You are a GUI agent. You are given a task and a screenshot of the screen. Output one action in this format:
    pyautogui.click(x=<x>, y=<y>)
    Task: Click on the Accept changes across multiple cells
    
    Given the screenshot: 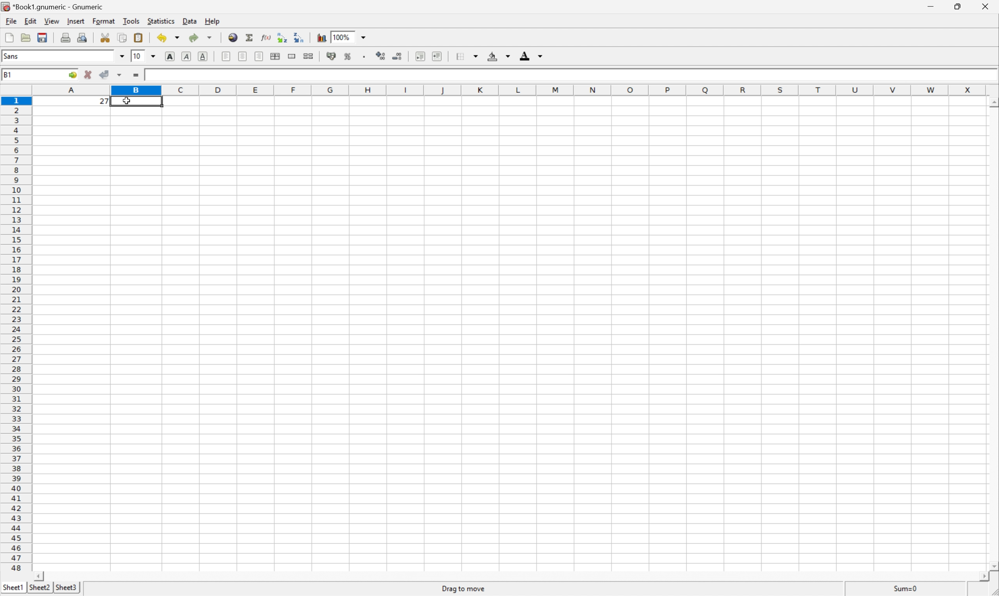 What is the action you would take?
    pyautogui.click(x=120, y=75)
    